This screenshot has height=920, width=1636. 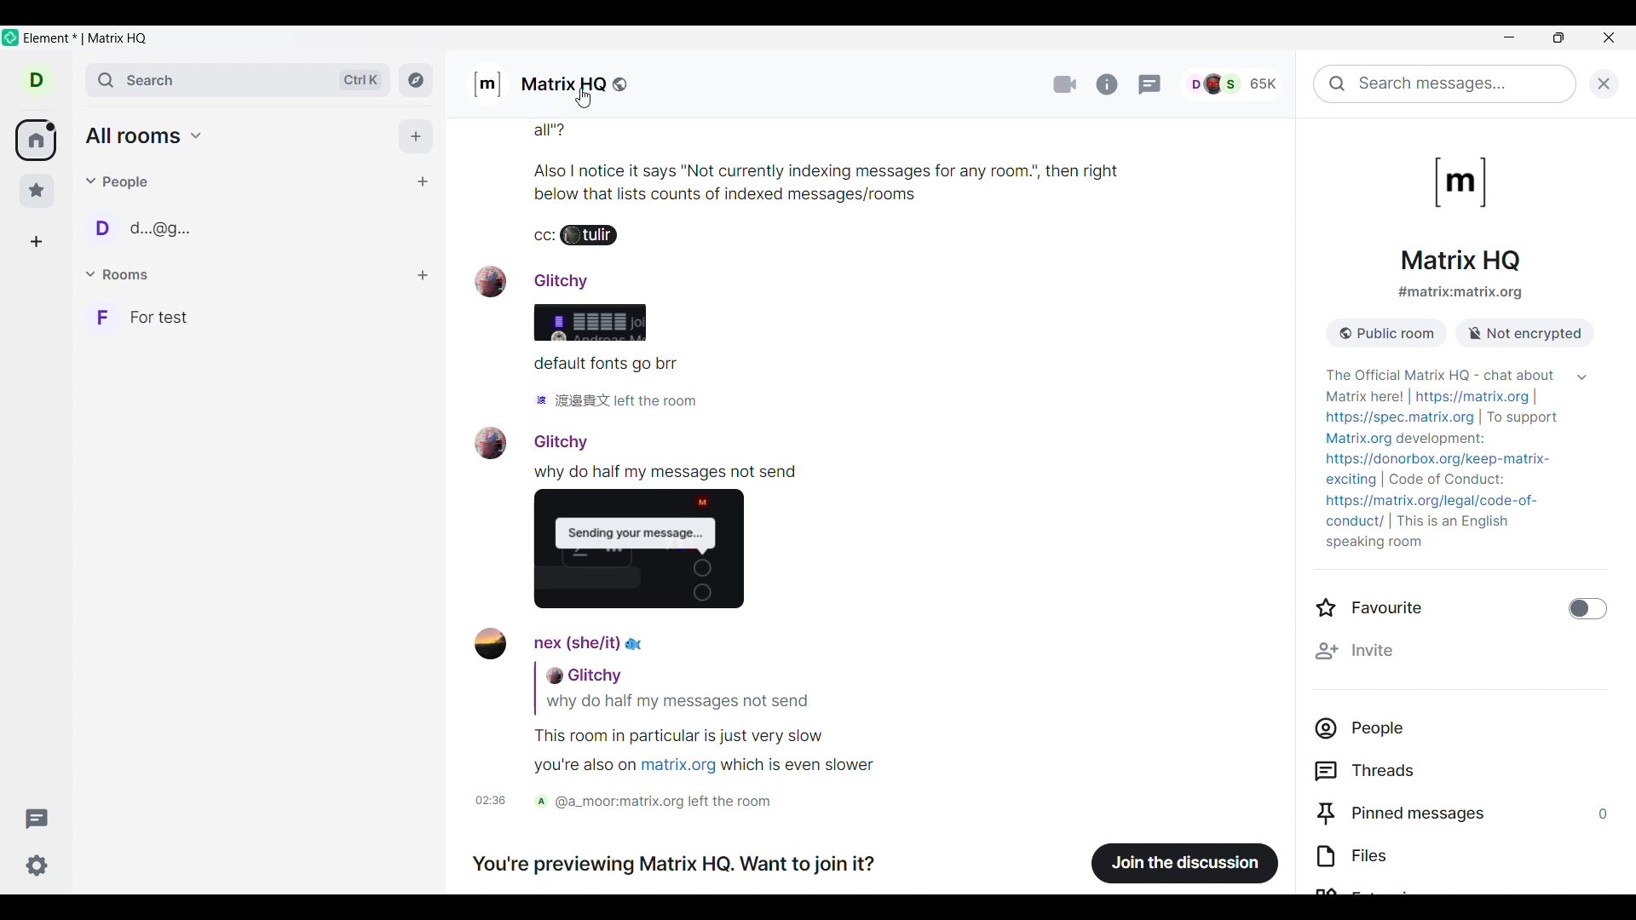 I want to click on default fonts go brr, so click(x=607, y=365).